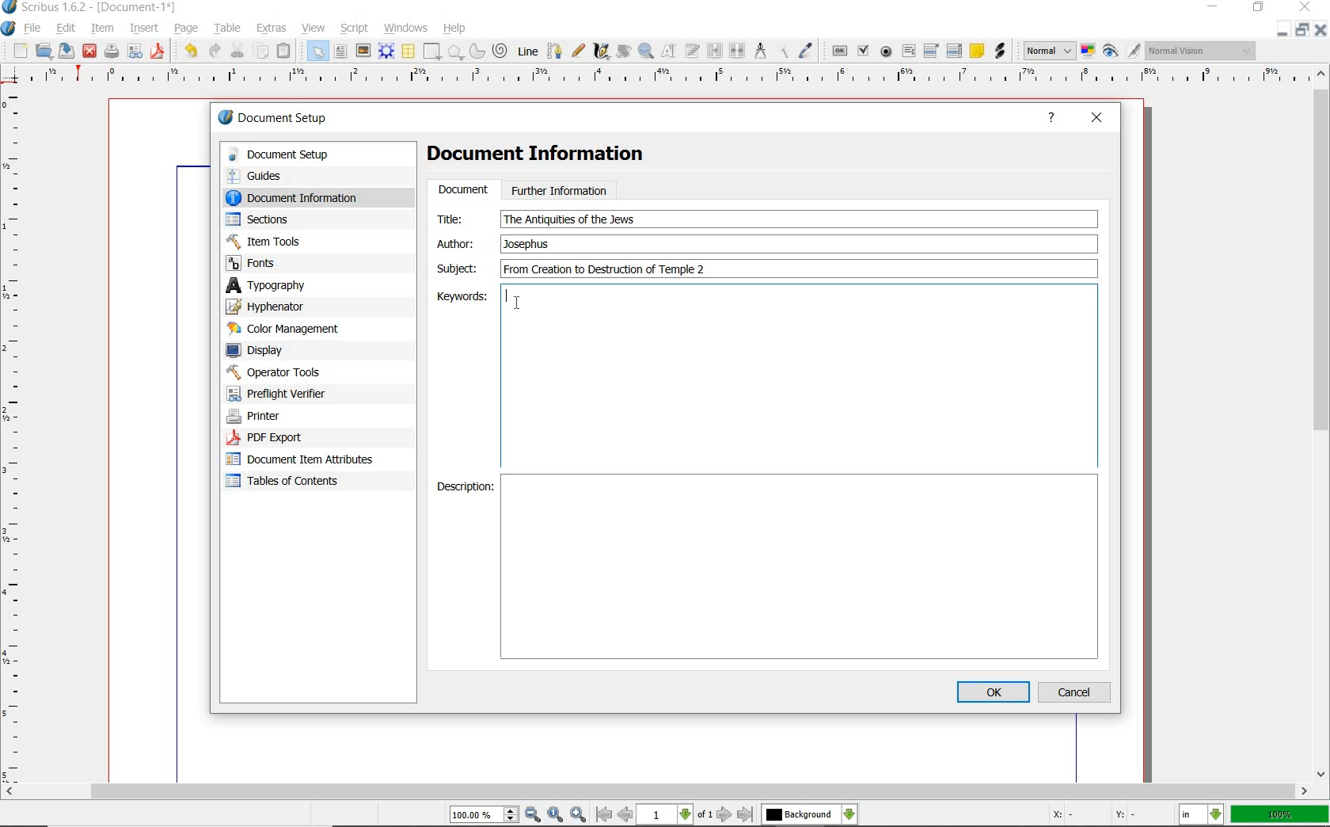 The width and height of the screenshot is (1330, 827). I want to click on display, so click(283, 349).